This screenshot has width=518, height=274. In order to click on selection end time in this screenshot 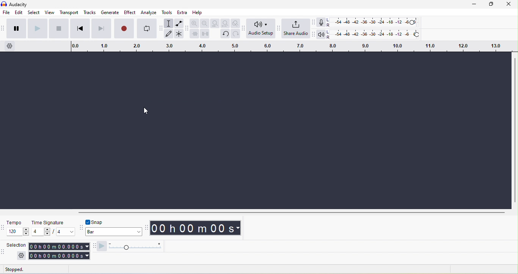, I will do `click(60, 256)`.